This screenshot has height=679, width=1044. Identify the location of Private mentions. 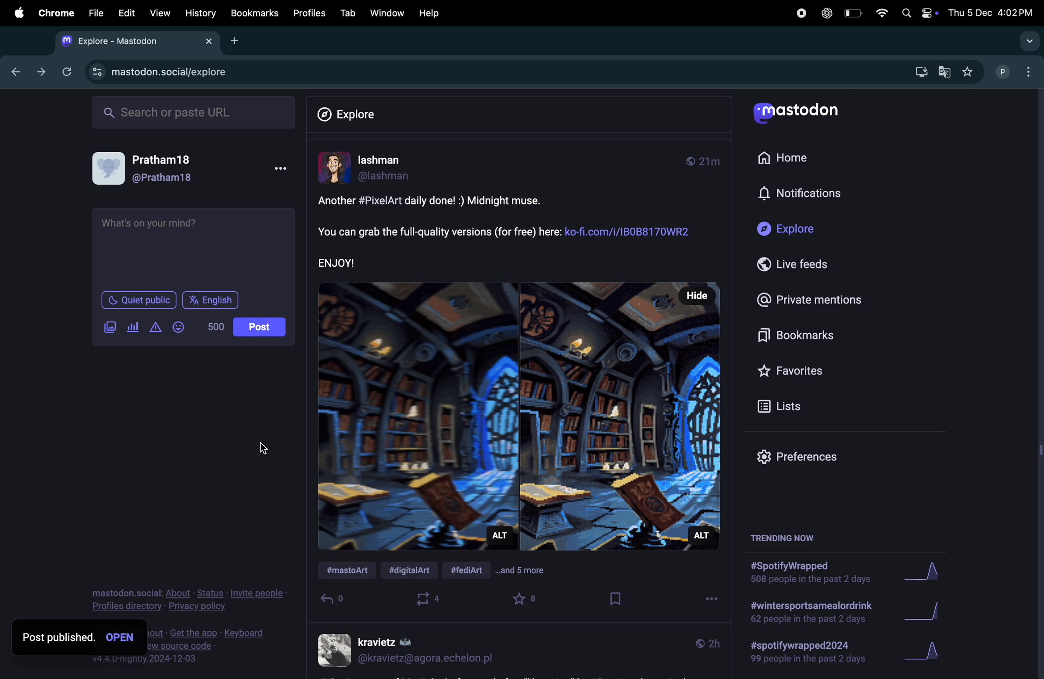
(810, 299).